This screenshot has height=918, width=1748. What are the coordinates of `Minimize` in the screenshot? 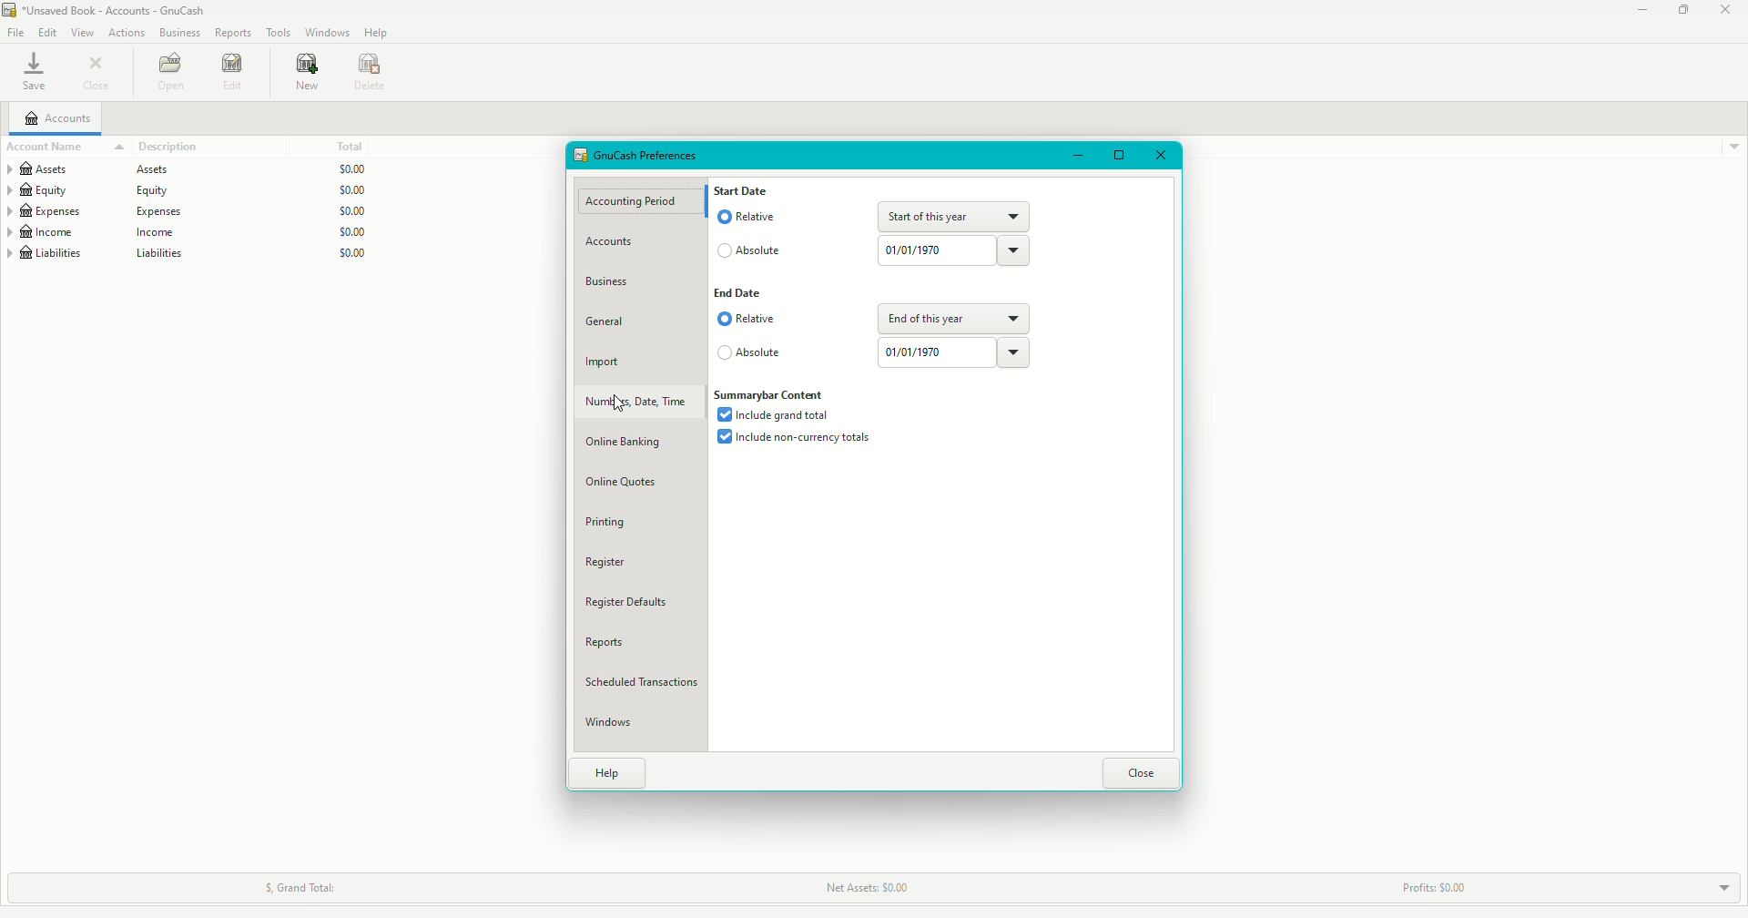 It's located at (1080, 155).